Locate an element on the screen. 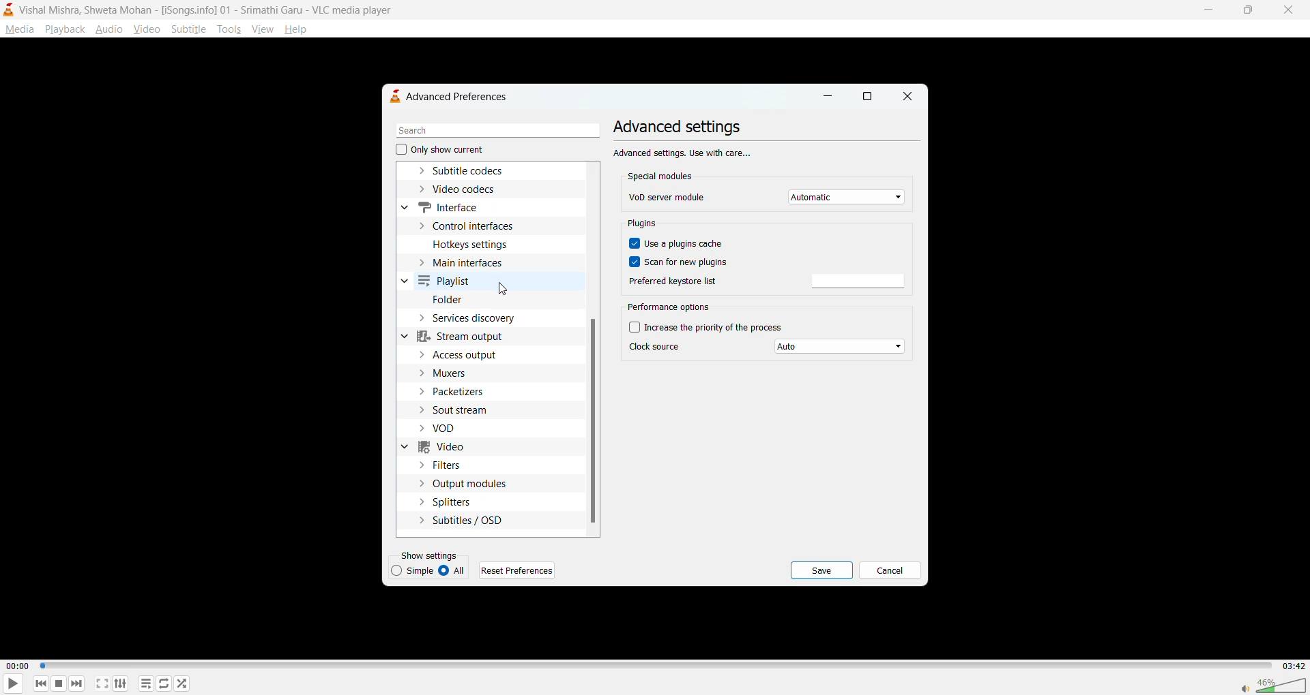 Image resolution: width=1310 pixels, height=695 pixels. vod is located at coordinates (452, 429).